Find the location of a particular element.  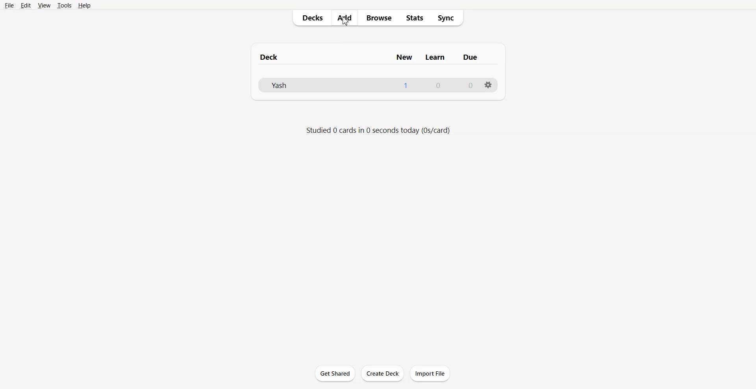

Add is located at coordinates (345, 18).